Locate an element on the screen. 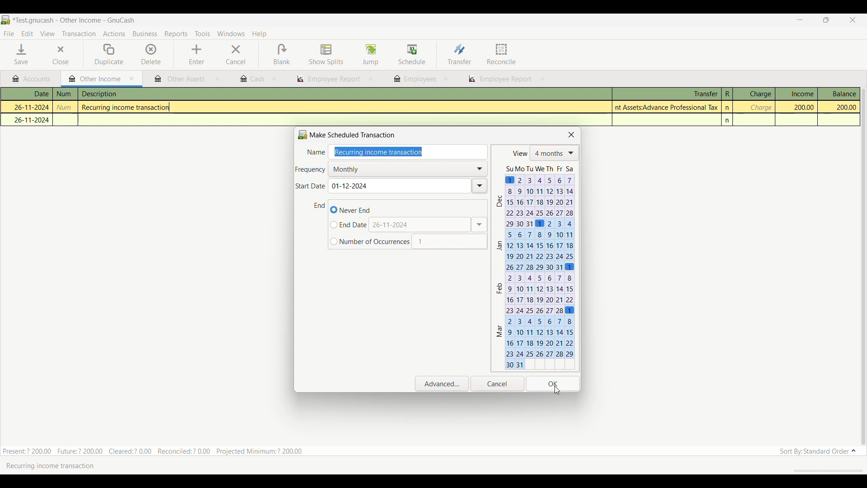  num is located at coordinates (66, 108).